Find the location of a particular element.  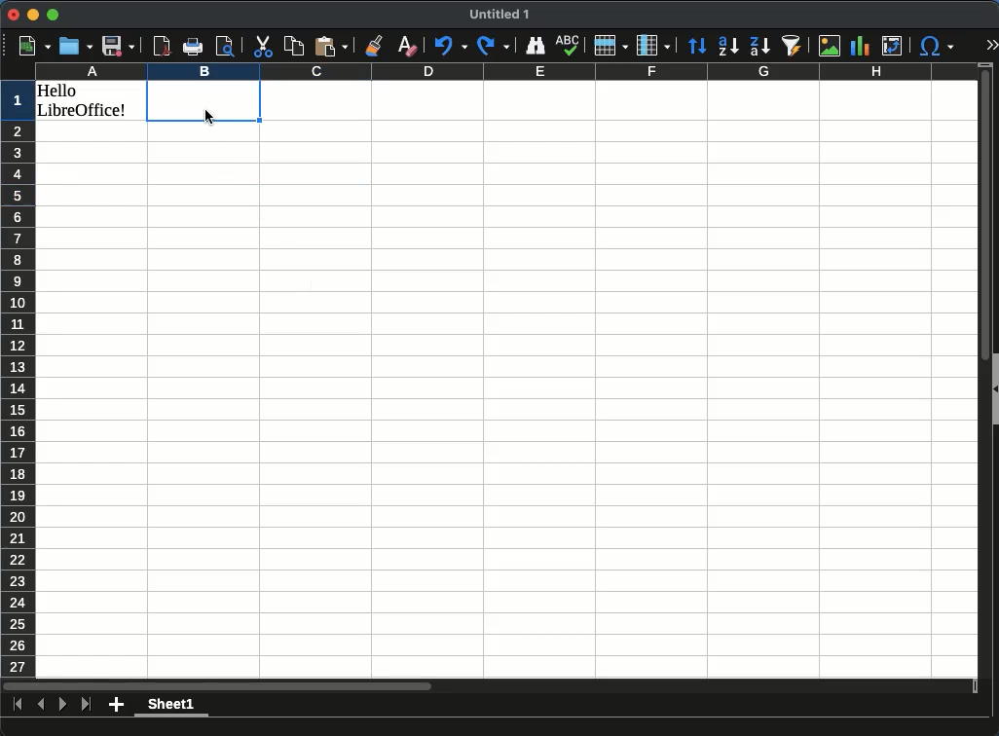

pivot table is located at coordinates (890, 44).